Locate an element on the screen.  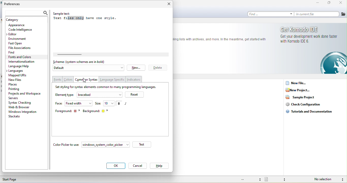
size 10 is located at coordinates (105, 103).